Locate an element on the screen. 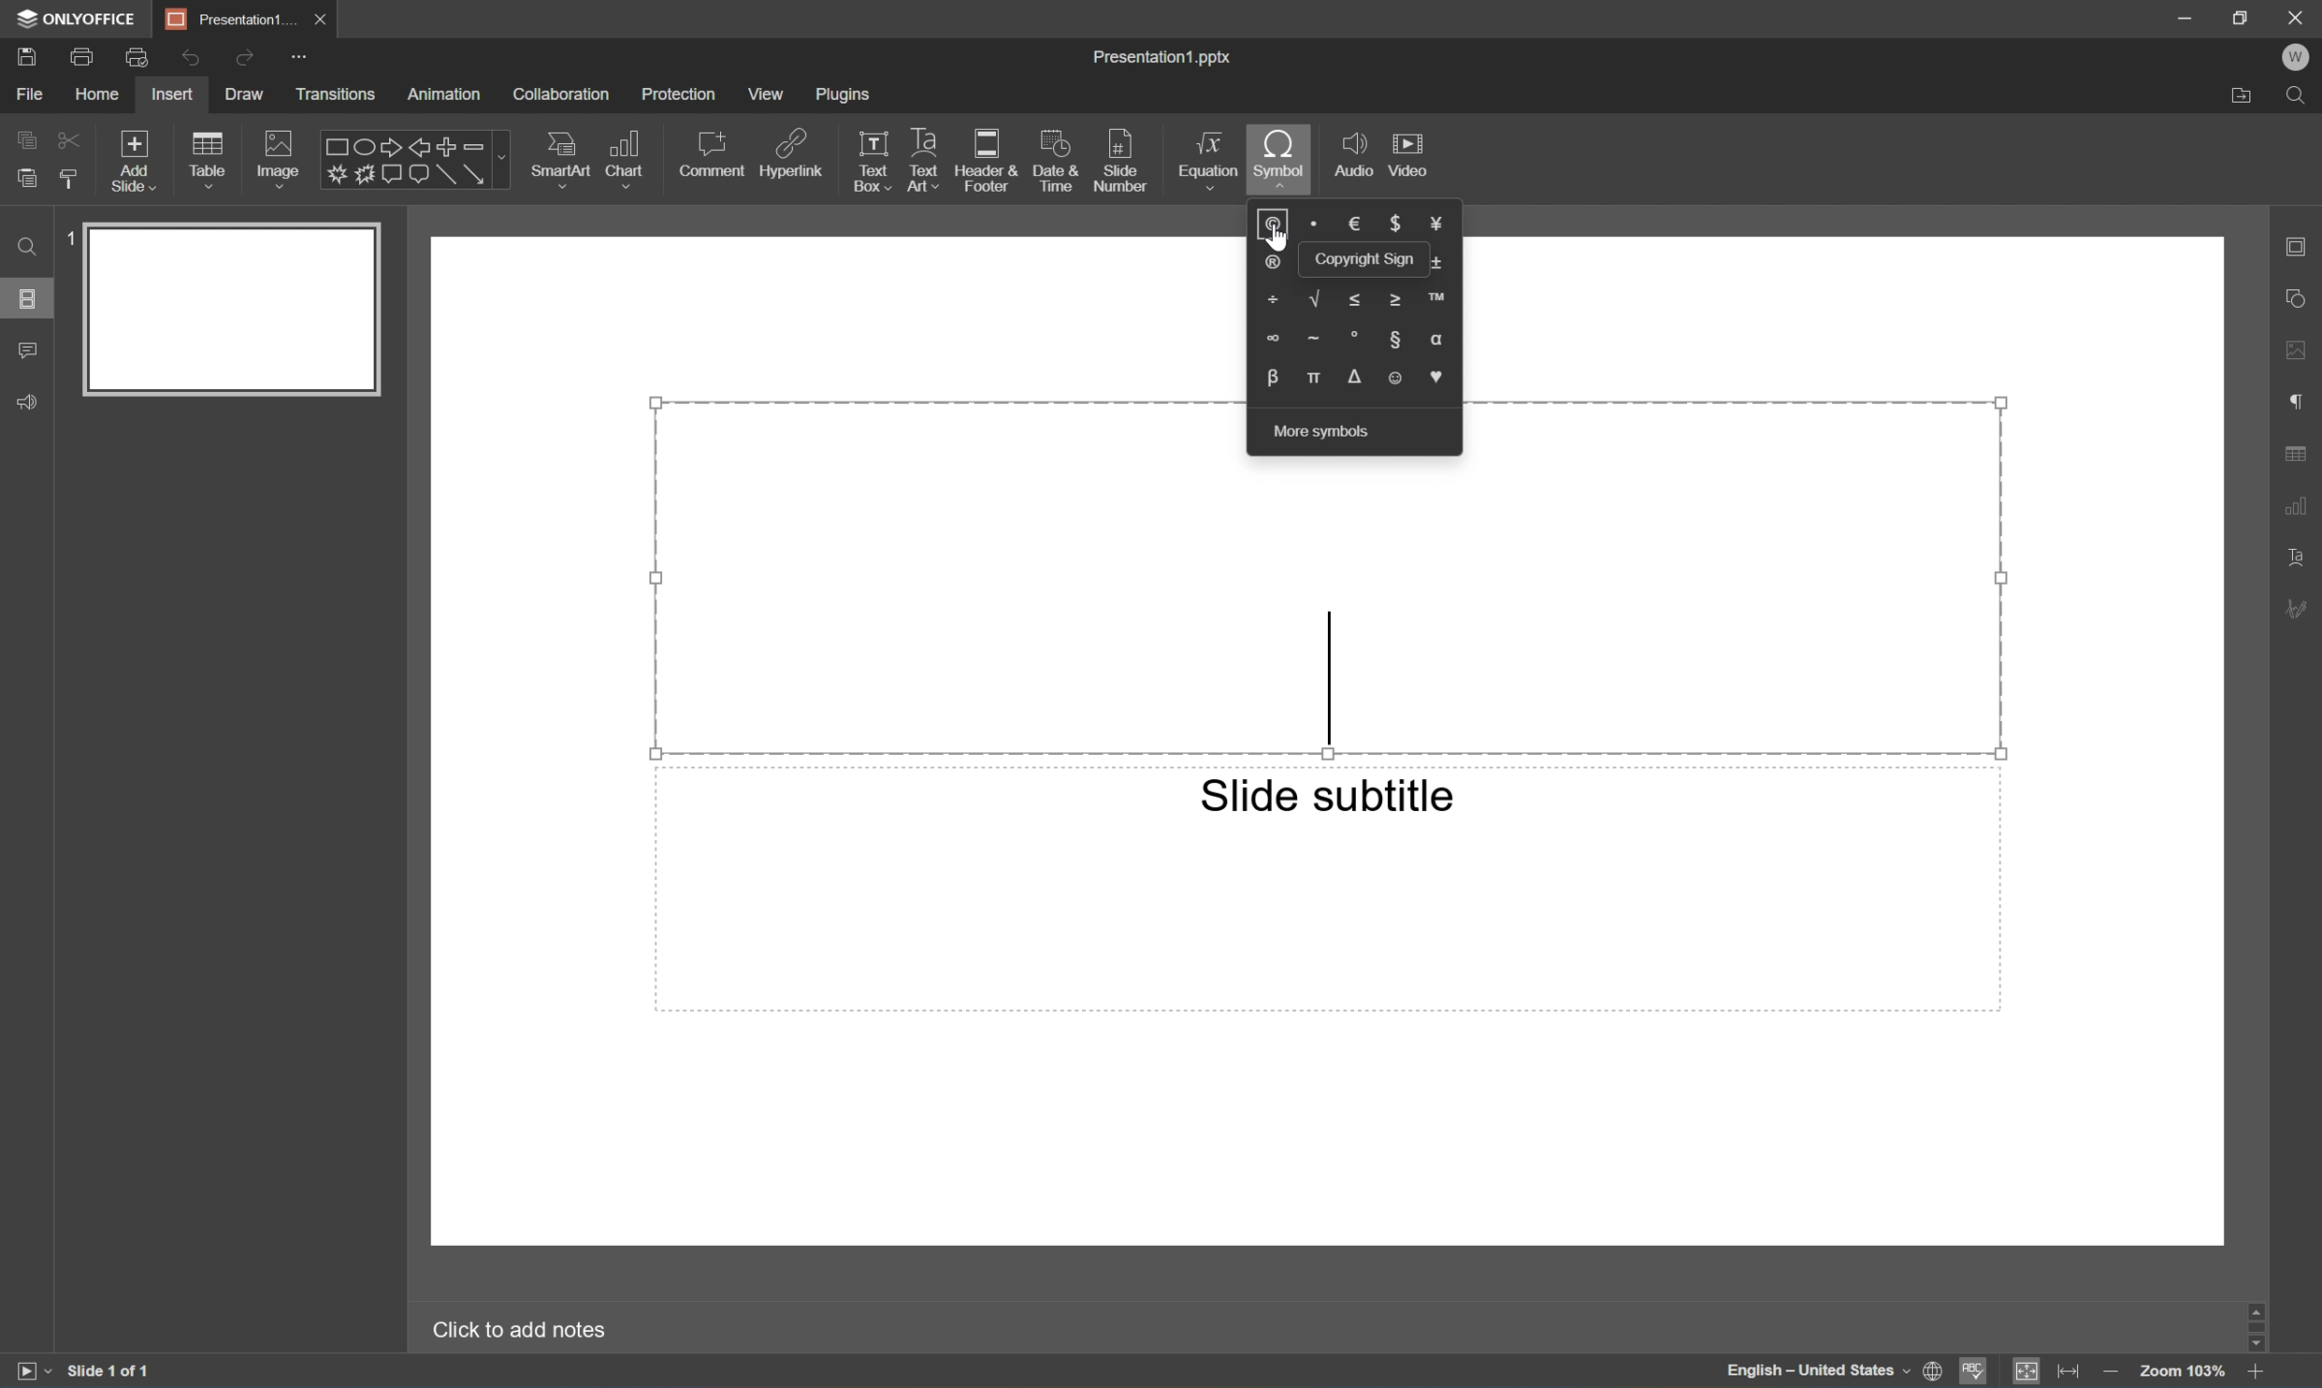 The height and width of the screenshot is (1388, 2322). Quick print is located at coordinates (134, 59).